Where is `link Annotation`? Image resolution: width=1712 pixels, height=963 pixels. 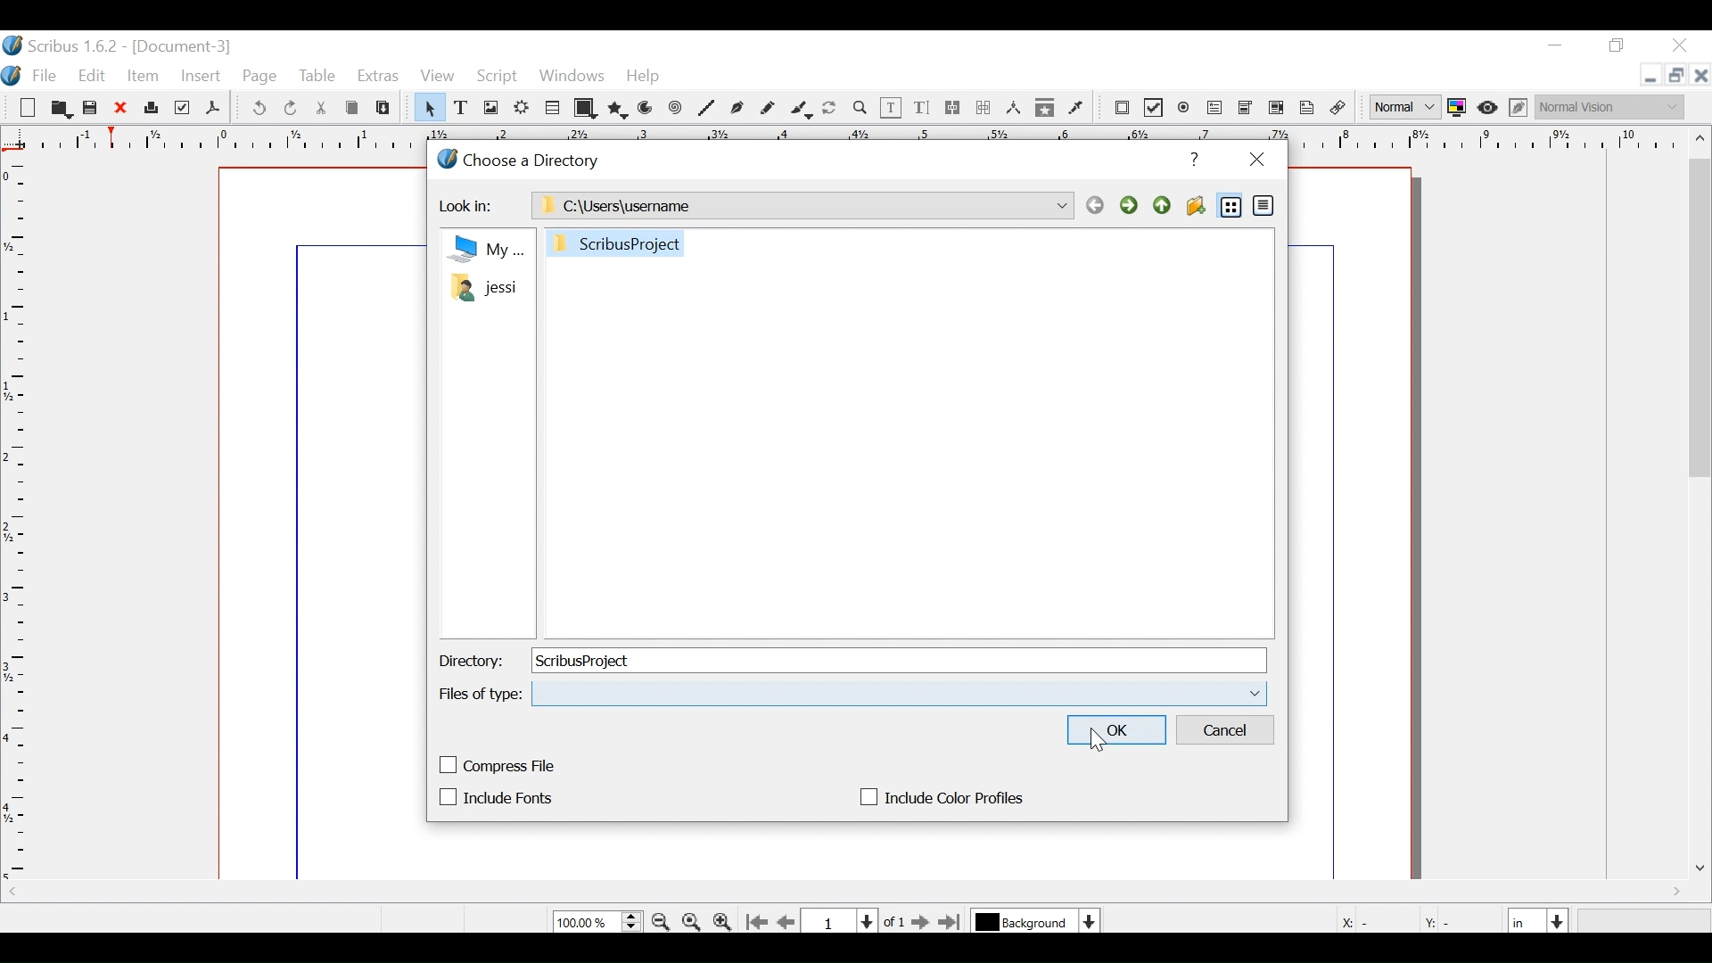 link Annotation is located at coordinates (1307, 109).